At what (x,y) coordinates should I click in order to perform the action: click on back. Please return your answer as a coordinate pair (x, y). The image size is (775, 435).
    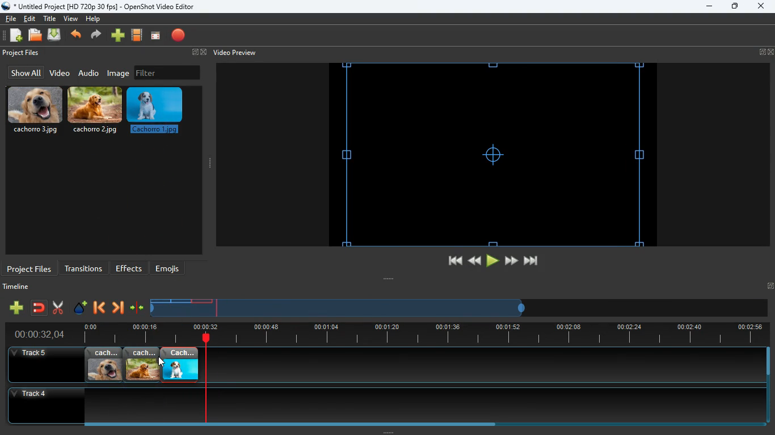
    Looking at the image, I should click on (473, 261).